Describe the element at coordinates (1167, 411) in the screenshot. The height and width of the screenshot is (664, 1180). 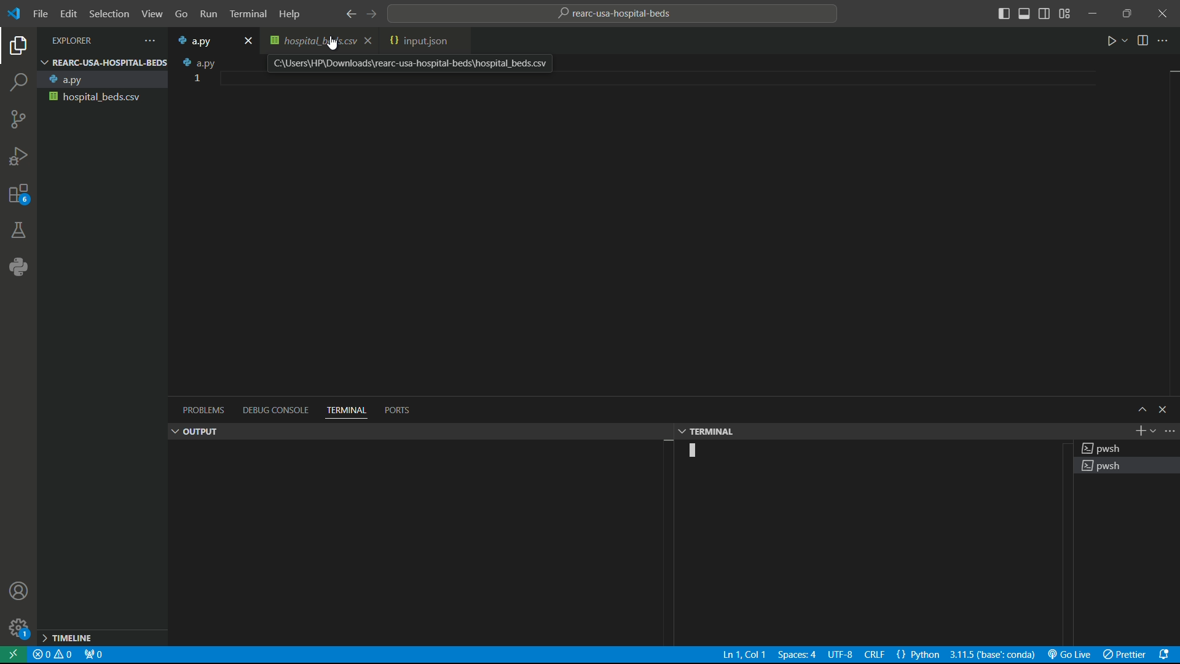
I see `hide panel` at that location.